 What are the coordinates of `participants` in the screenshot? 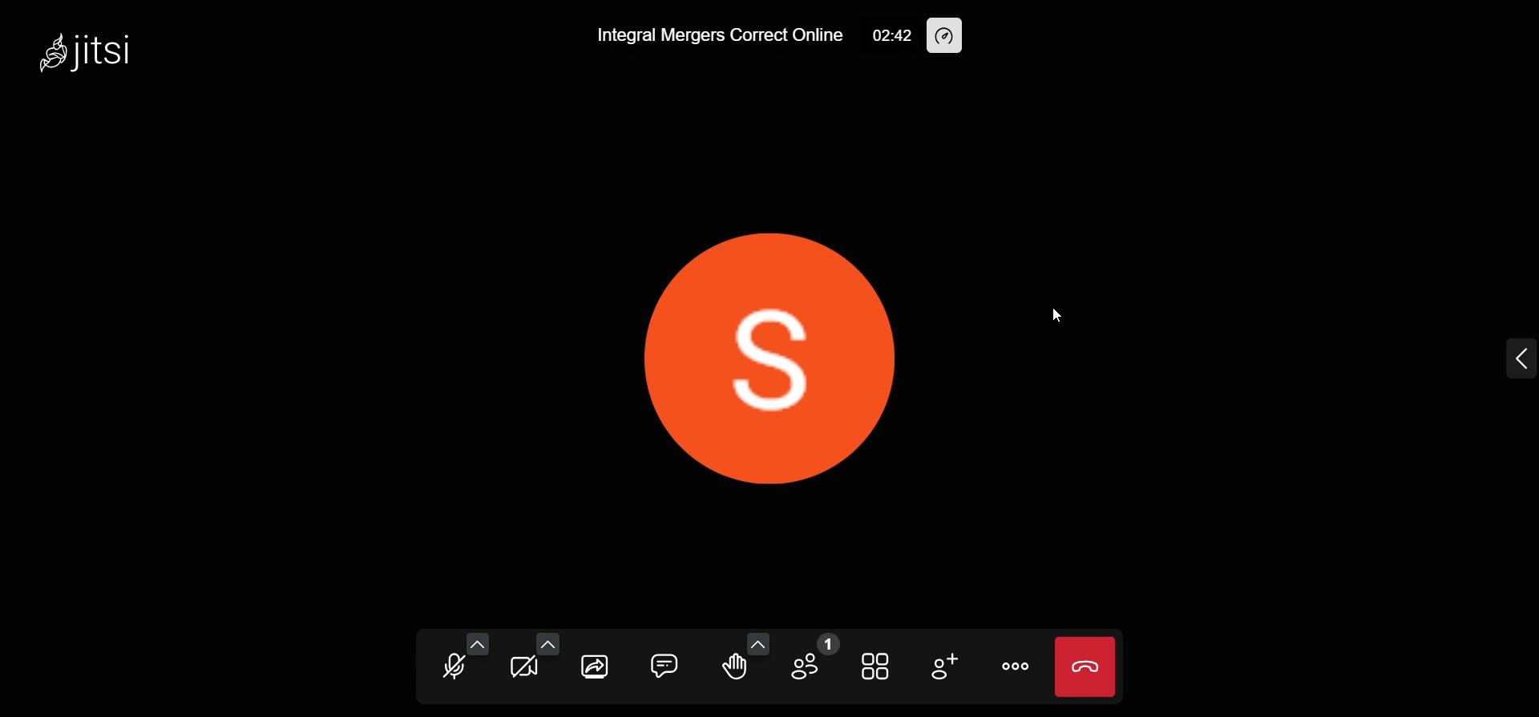 It's located at (812, 662).